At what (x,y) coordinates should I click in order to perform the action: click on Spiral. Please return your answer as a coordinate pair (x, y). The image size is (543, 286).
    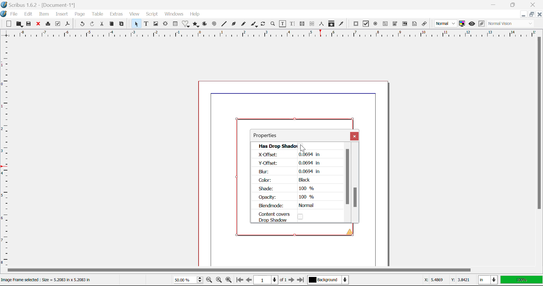
    Looking at the image, I should click on (215, 25).